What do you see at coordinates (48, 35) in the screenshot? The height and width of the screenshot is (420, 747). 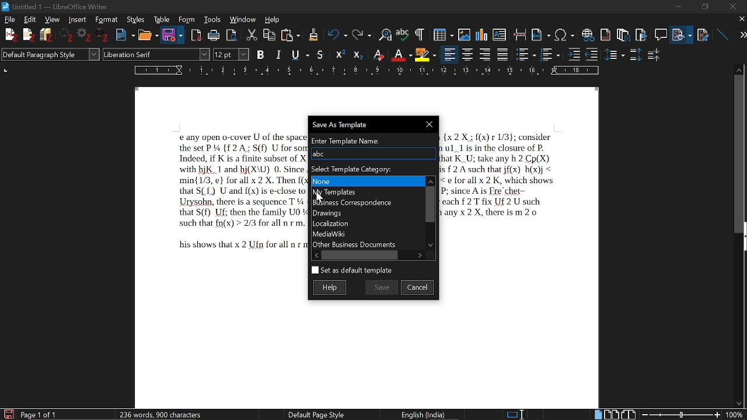 I see `Save Files` at bounding box center [48, 35].